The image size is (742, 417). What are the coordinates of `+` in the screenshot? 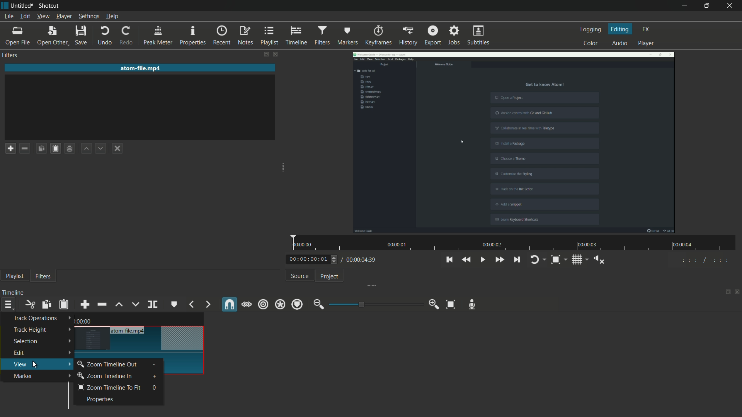 It's located at (157, 377).